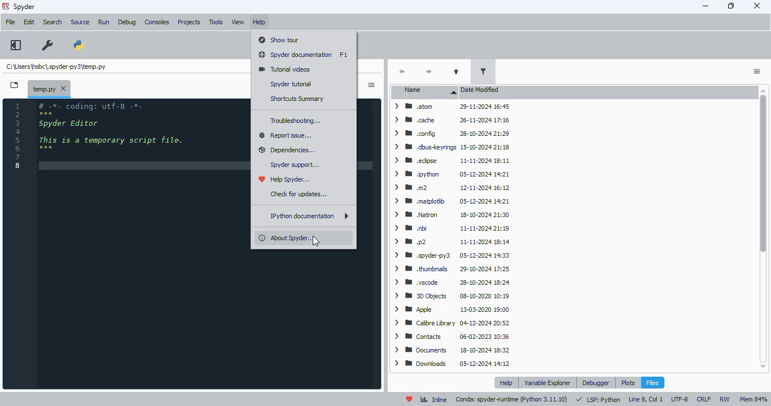  What do you see at coordinates (708, 5) in the screenshot?
I see `minimize` at bounding box center [708, 5].